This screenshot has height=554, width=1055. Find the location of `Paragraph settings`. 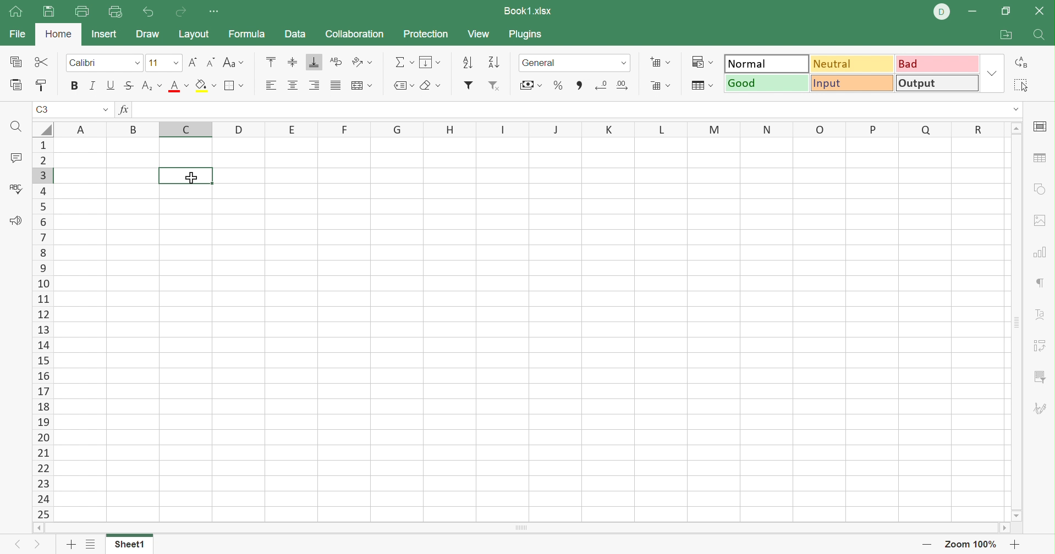

Paragraph settings is located at coordinates (1038, 282).